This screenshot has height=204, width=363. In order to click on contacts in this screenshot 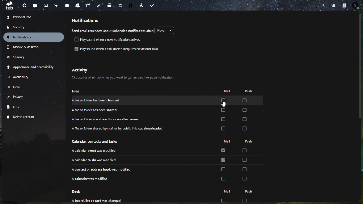, I will do `click(78, 5)`.